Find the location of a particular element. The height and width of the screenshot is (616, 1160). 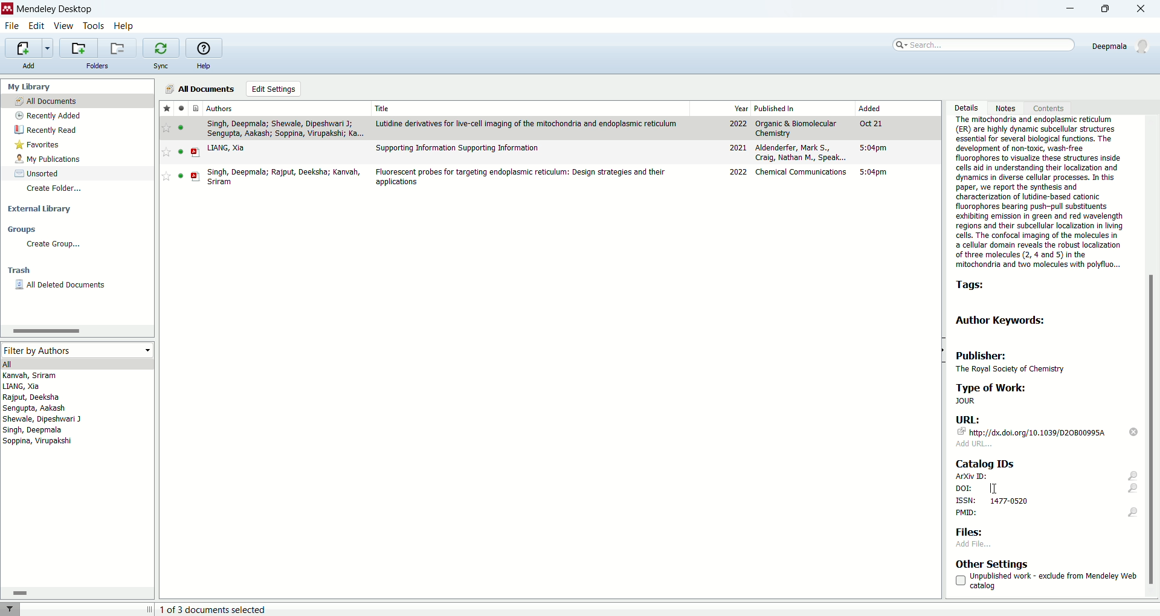

deepmala is located at coordinates (1123, 46).